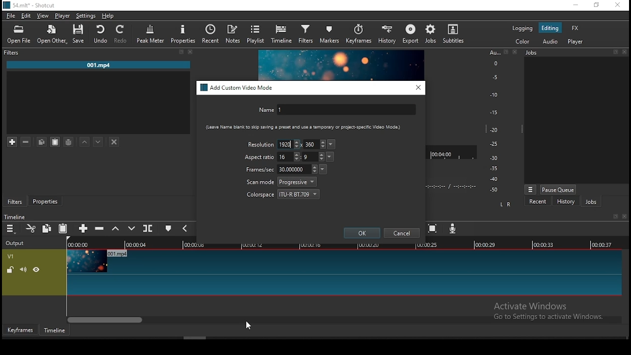 The height and width of the screenshot is (355, 631). Describe the element at coordinates (254, 245) in the screenshot. I see `00:00:12` at that location.